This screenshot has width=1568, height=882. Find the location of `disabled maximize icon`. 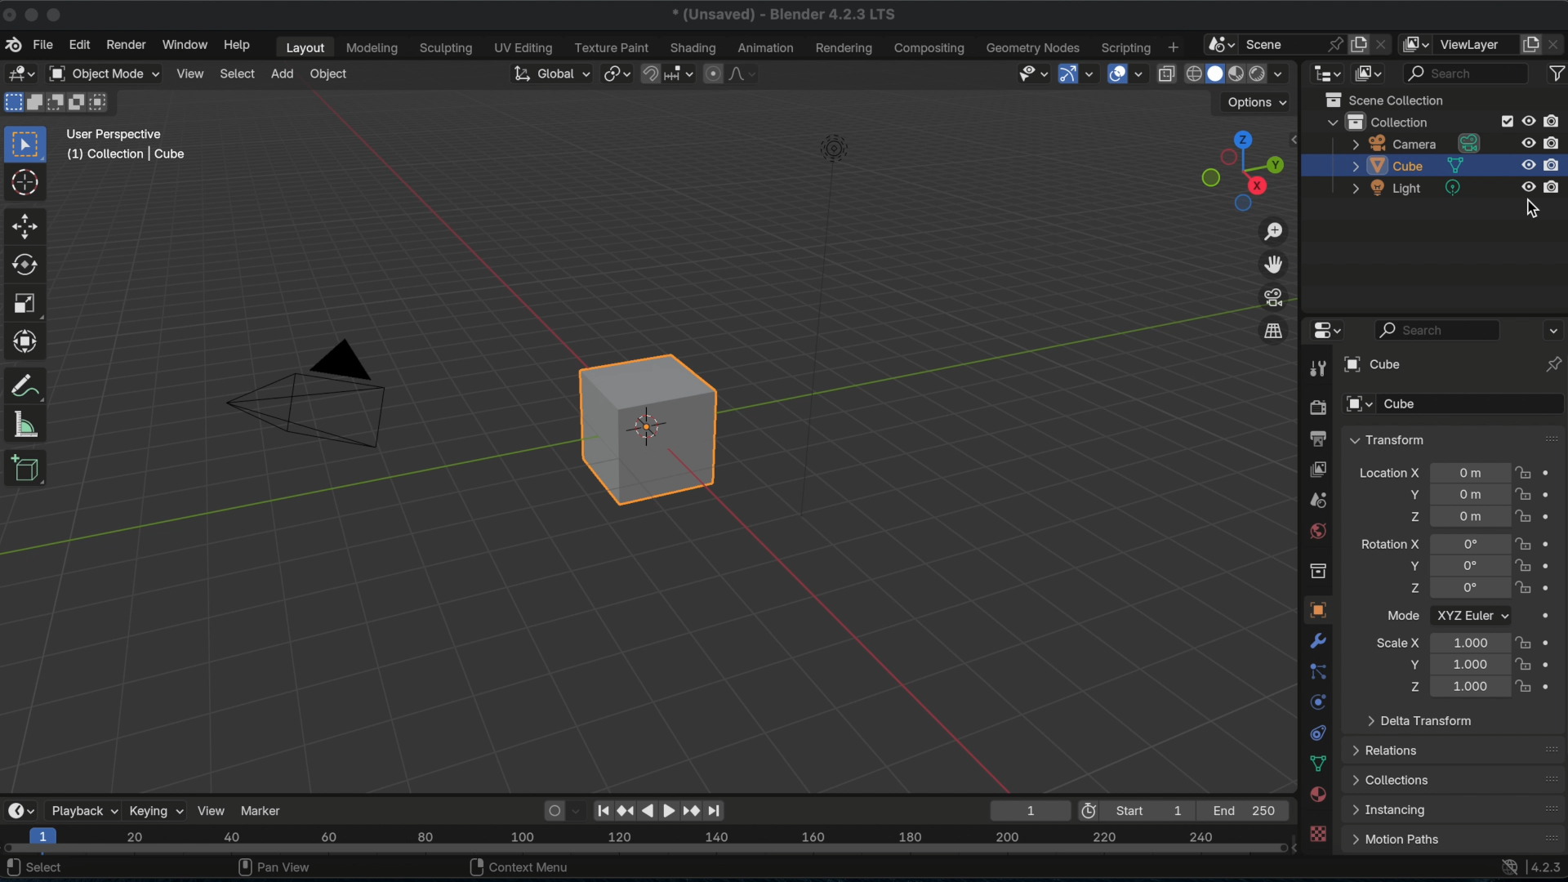

disabled maximize icon is located at coordinates (60, 12).